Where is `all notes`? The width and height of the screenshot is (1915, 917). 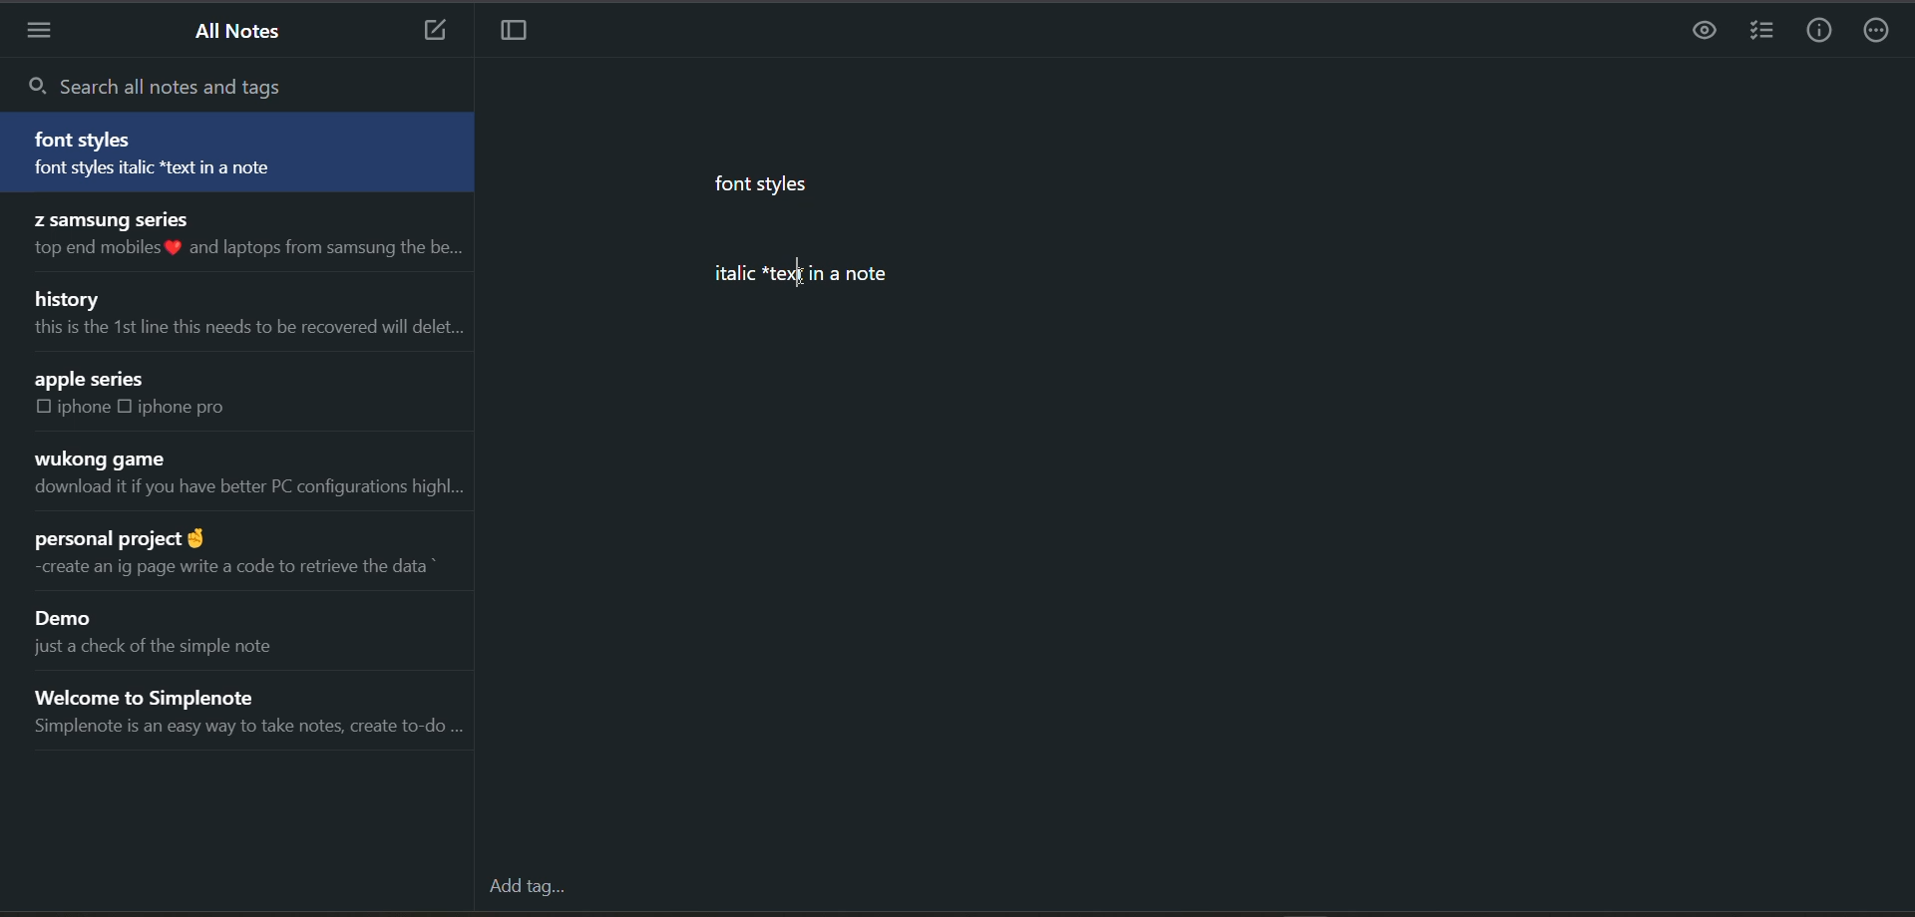
all notes is located at coordinates (243, 36).